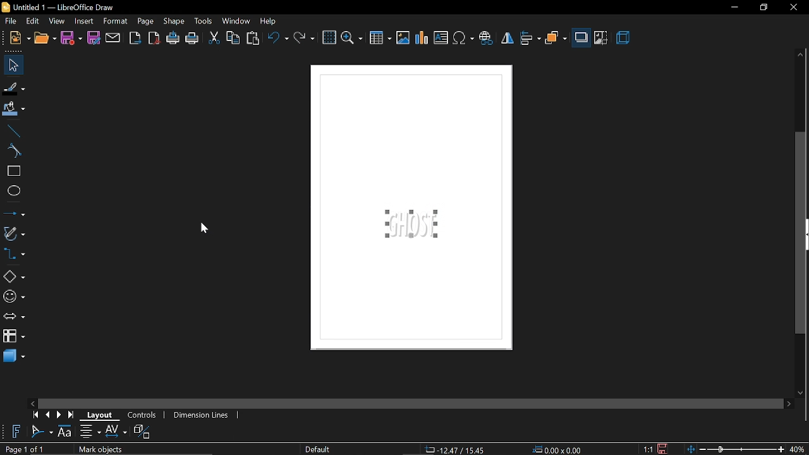 The width and height of the screenshot is (809, 455). Describe the element at coordinates (11, 130) in the screenshot. I see `line` at that location.